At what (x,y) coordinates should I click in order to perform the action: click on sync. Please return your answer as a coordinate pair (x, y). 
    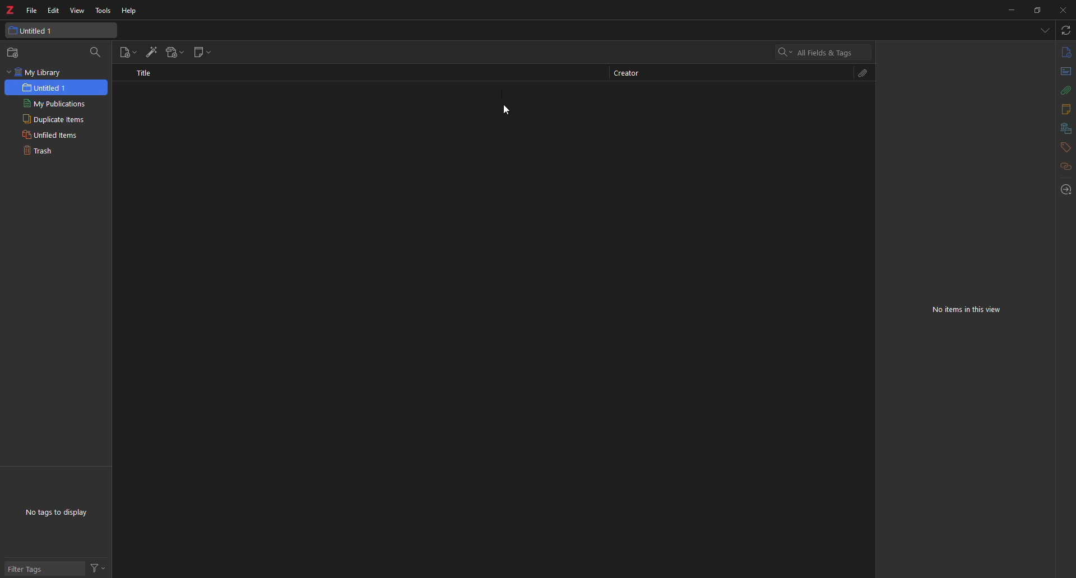
    Looking at the image, I should click on (1065, 30).